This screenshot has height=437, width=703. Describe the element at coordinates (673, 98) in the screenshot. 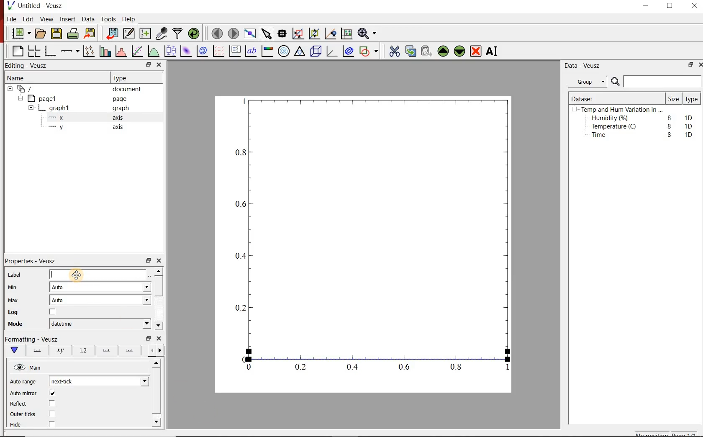

I see `Size` at that location.